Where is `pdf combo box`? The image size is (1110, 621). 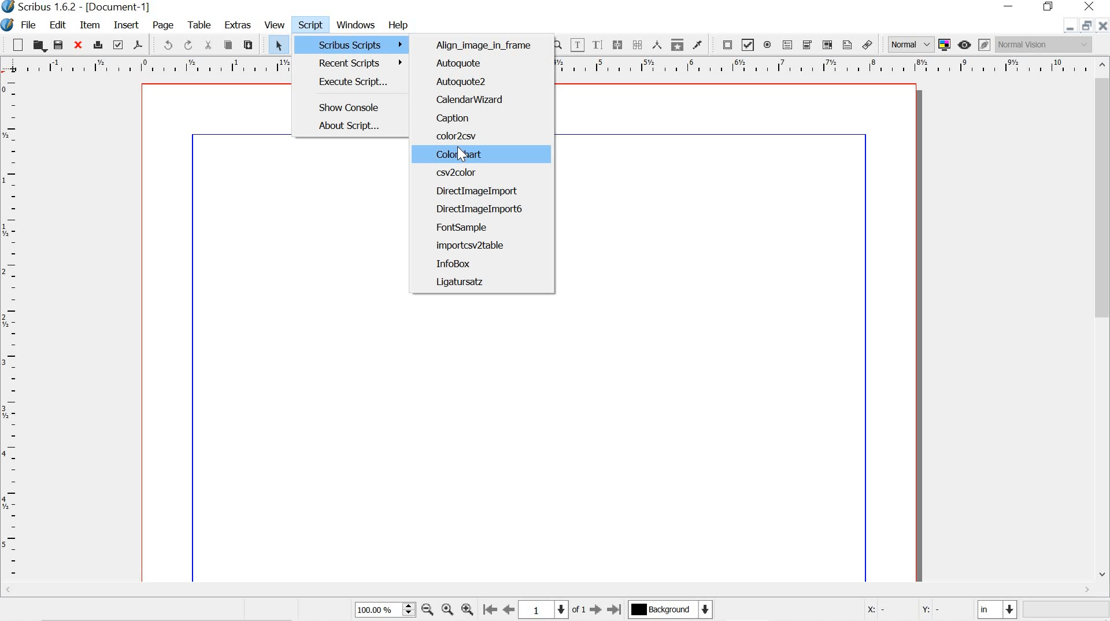
pdf combo box is located at coordinates (807, 45).